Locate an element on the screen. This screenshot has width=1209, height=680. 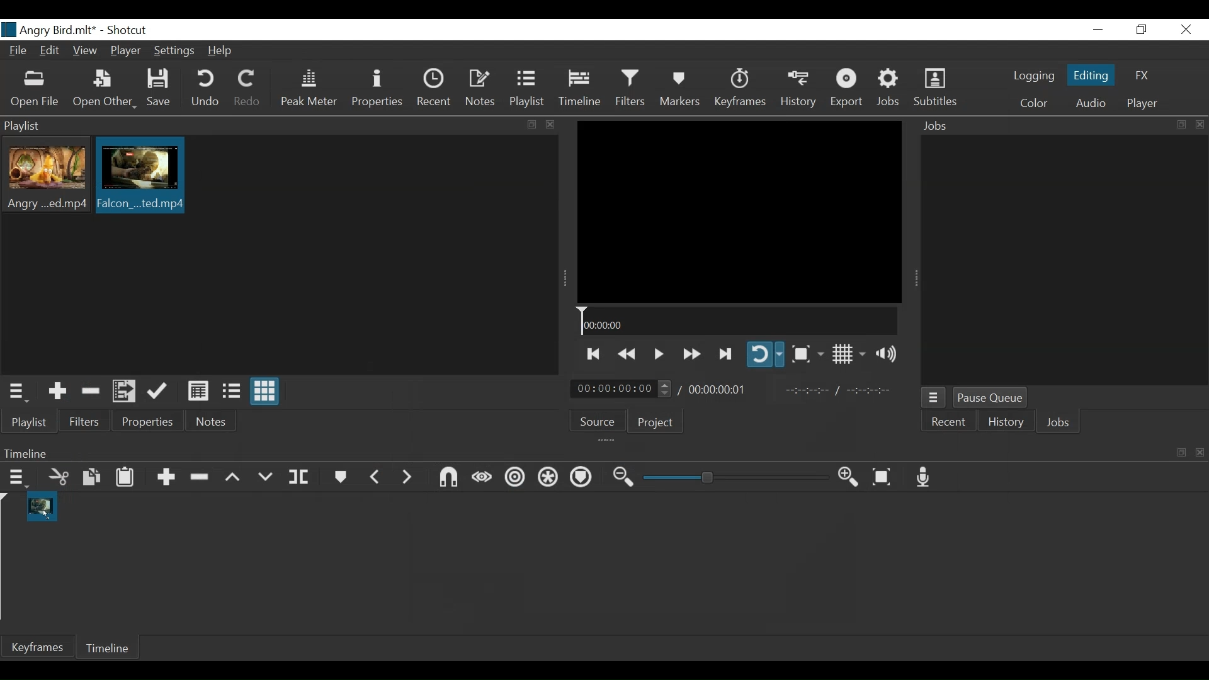
Recent is located at coordinates (947, 424).